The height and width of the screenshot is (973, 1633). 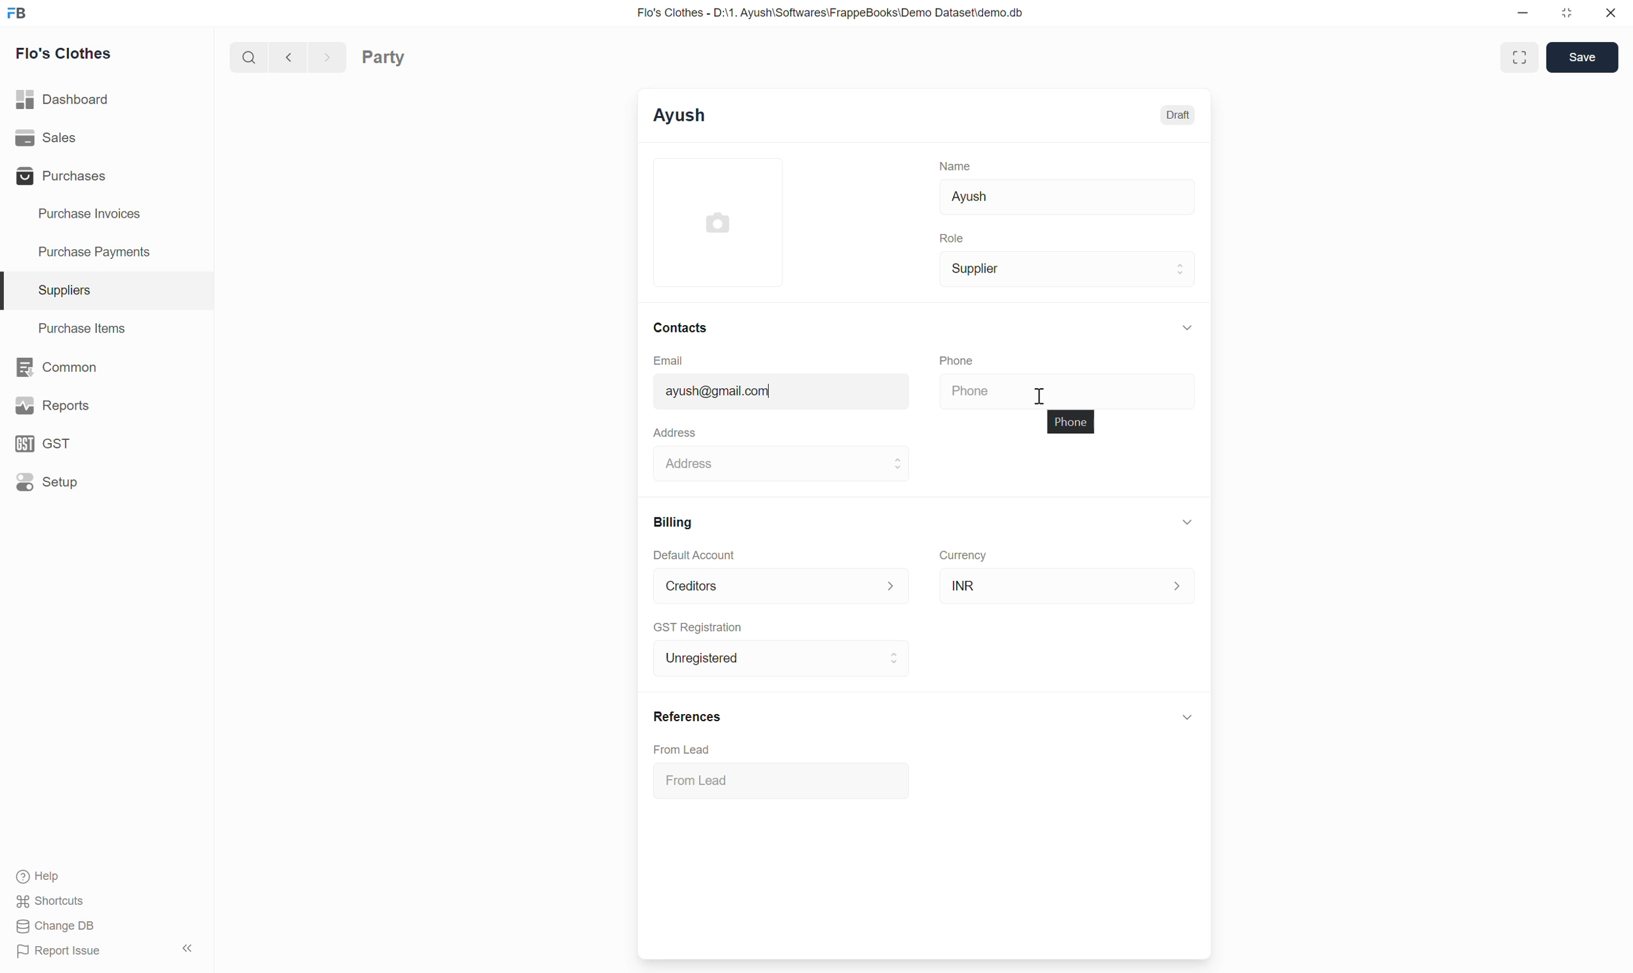 I want to click on Collapse, so click(x=1187, y=522).